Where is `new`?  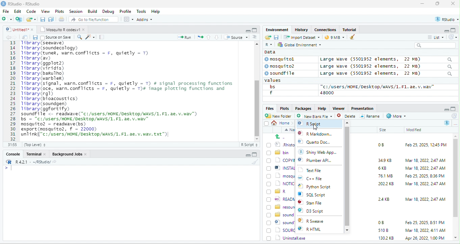 new is located at coordinates (7, 19).